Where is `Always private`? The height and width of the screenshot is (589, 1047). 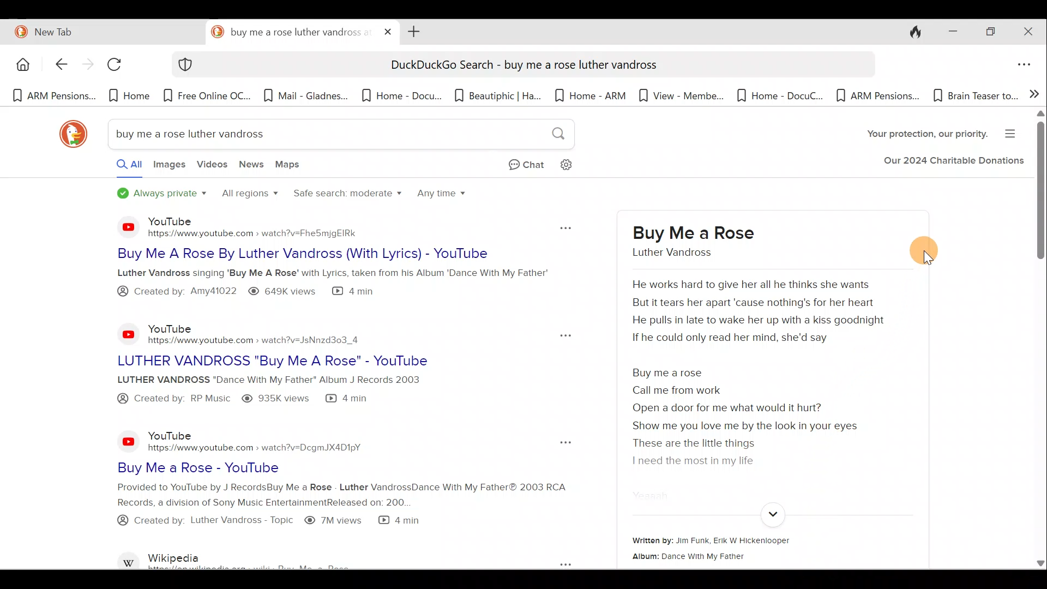
Always private is located at coordinates (163, 194).